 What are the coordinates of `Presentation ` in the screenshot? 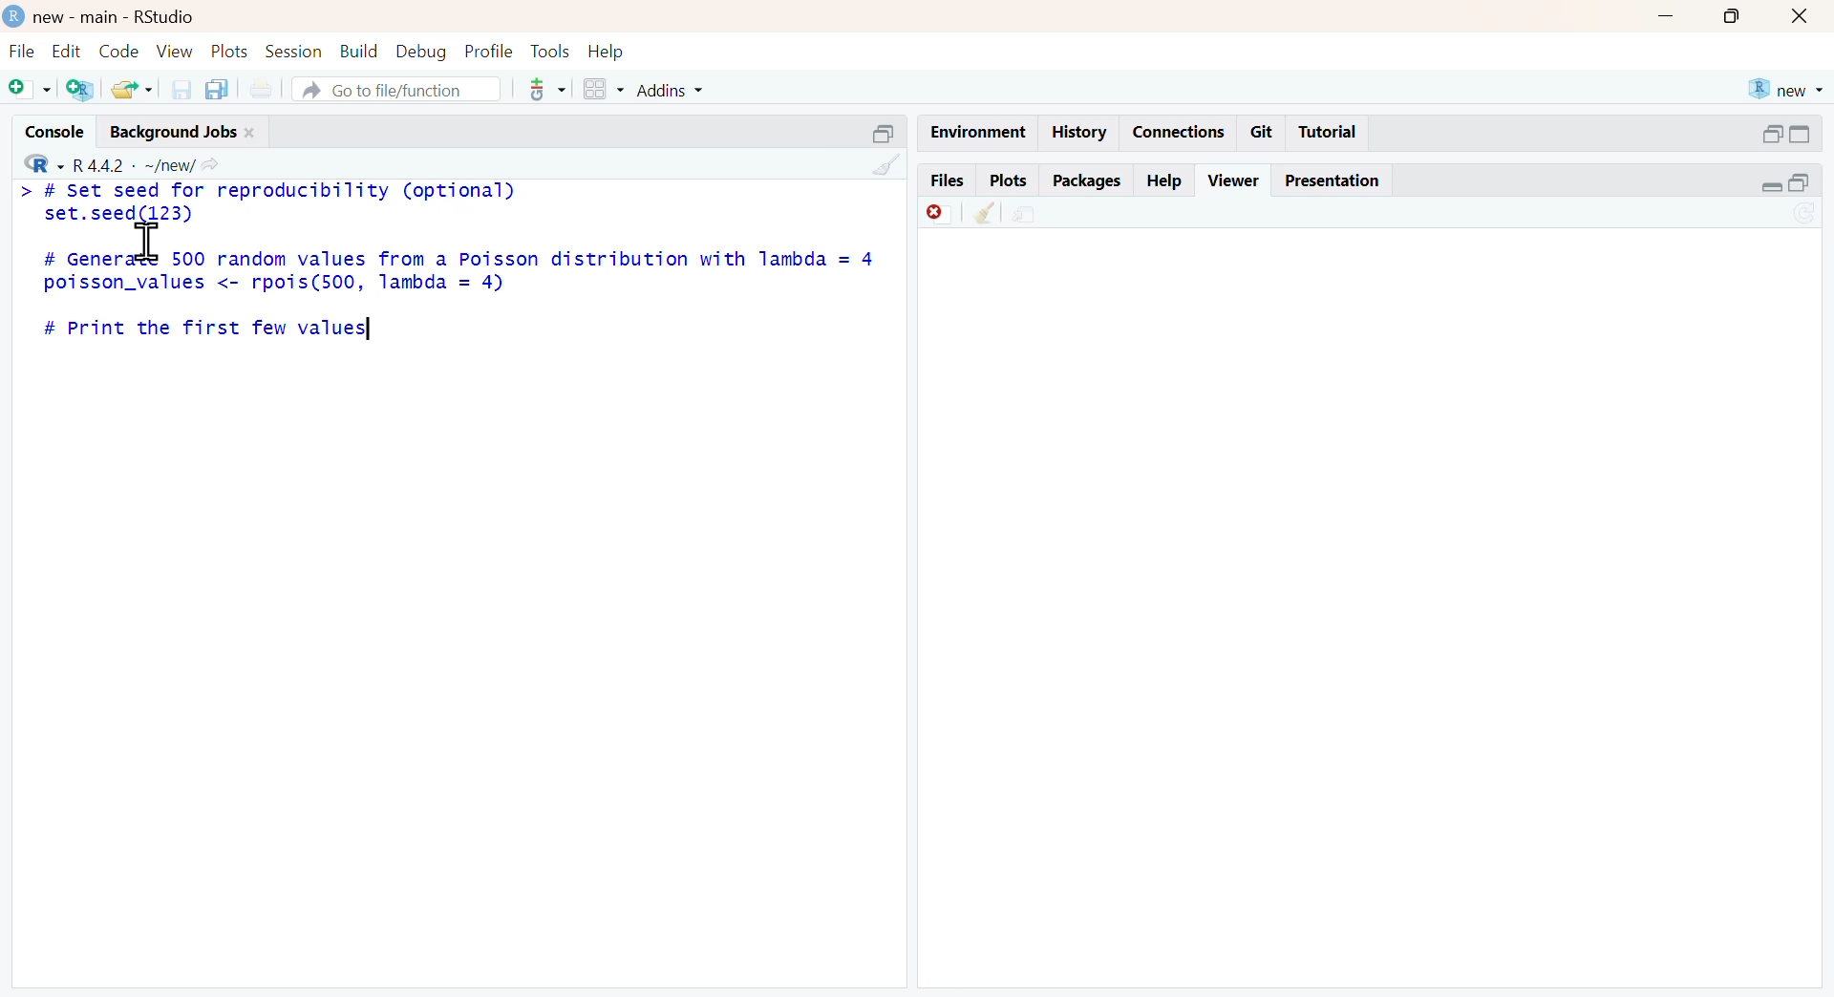 It's located at (1333, 180).